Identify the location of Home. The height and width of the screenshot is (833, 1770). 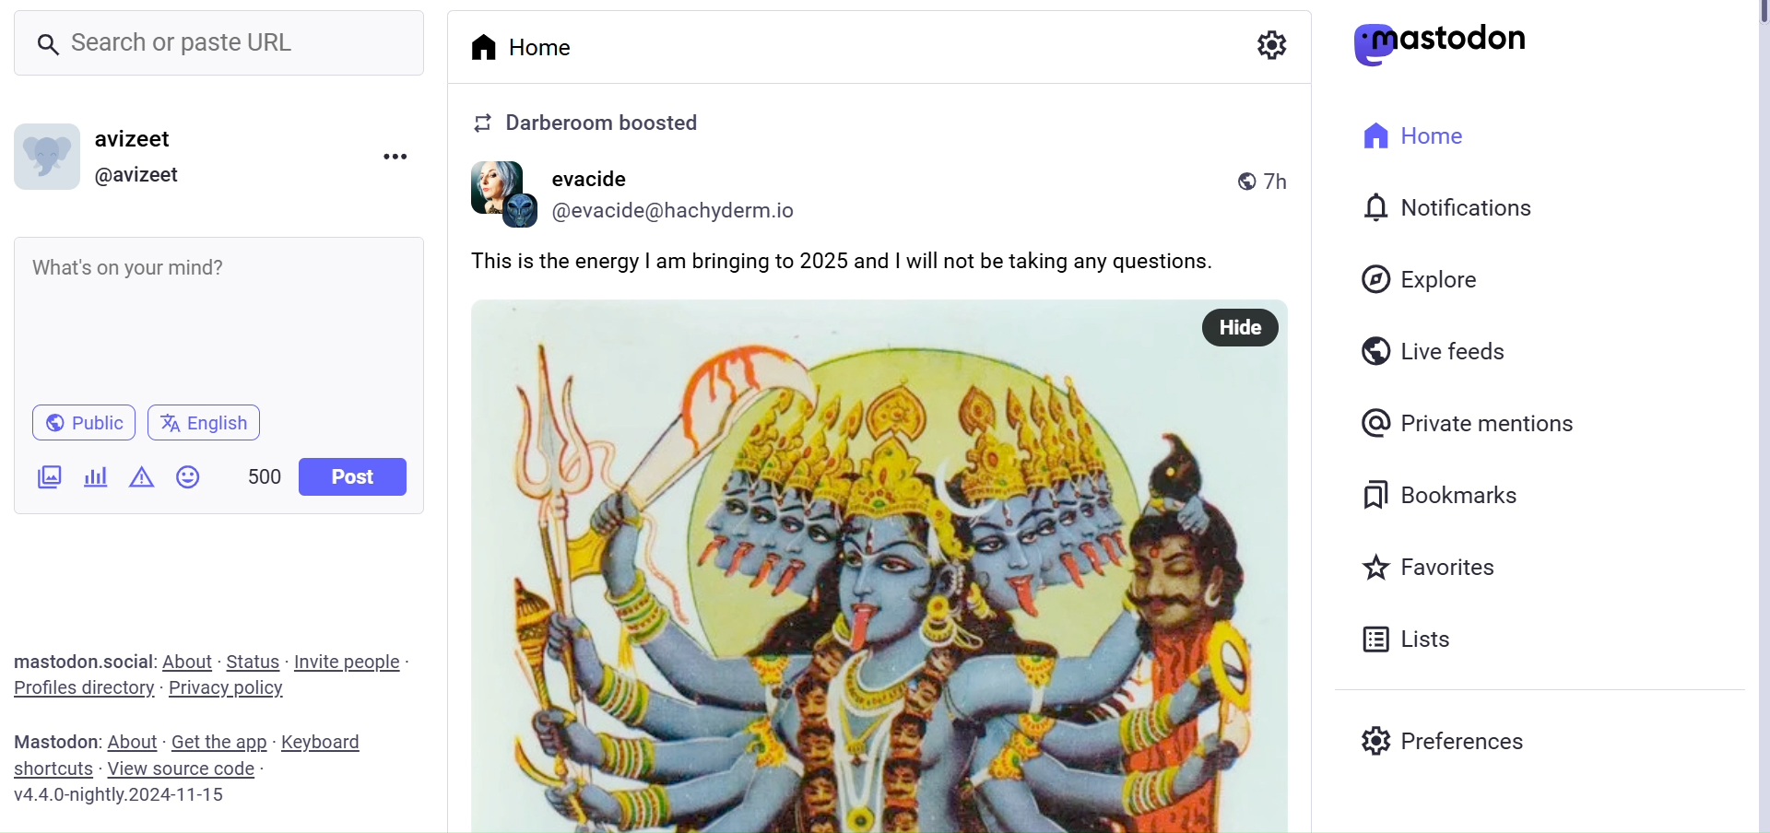
(1414, 135).